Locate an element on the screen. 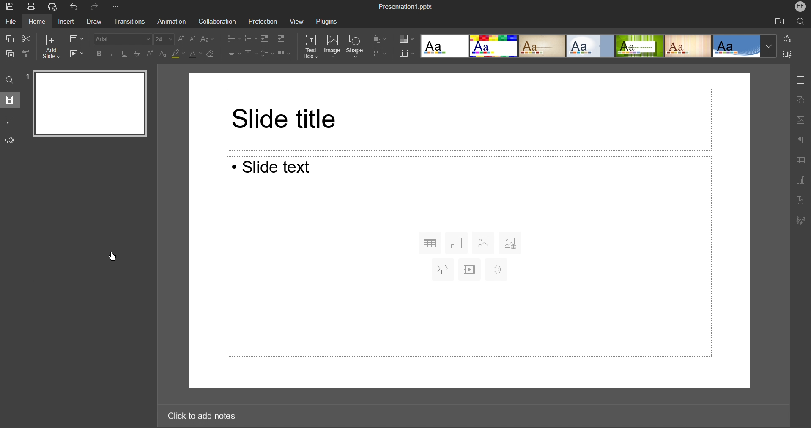 The width and height of the screenshot is (811, 428). scroll bar is located at coordinates (786, 228).